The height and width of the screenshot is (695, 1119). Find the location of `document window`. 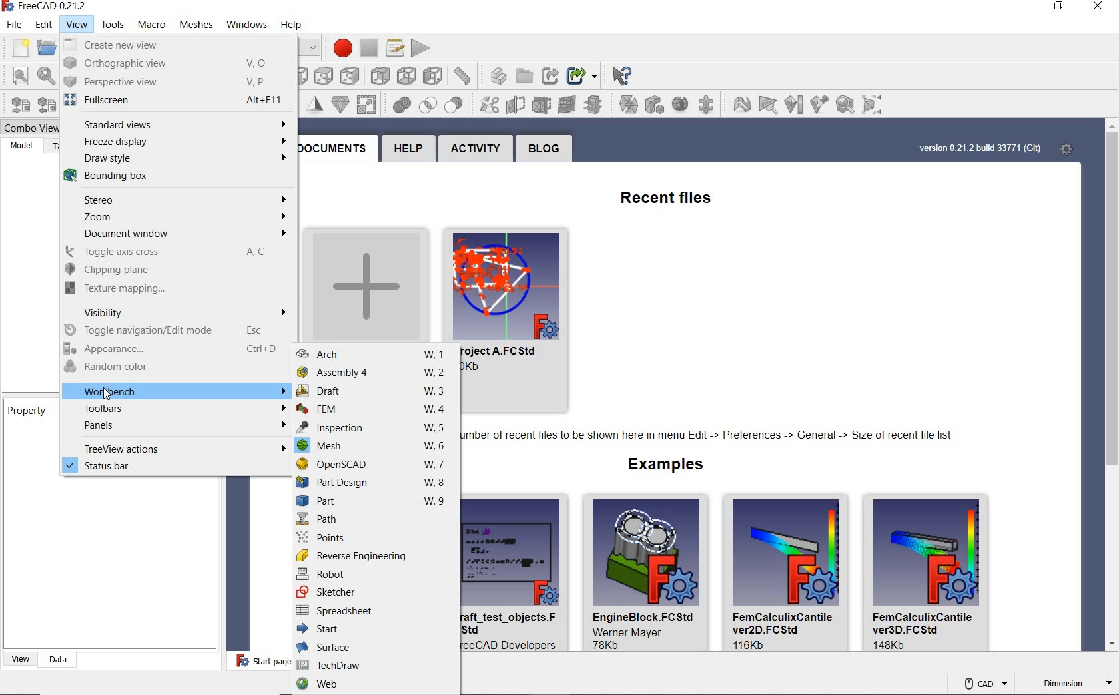

document window is located at coordinates (172, 234).